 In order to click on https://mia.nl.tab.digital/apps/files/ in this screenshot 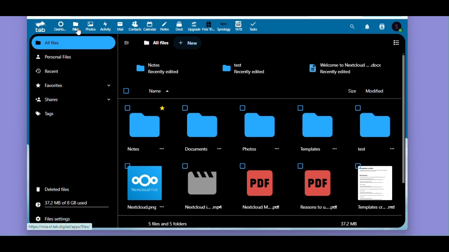, I will do `click(61, 227)`.